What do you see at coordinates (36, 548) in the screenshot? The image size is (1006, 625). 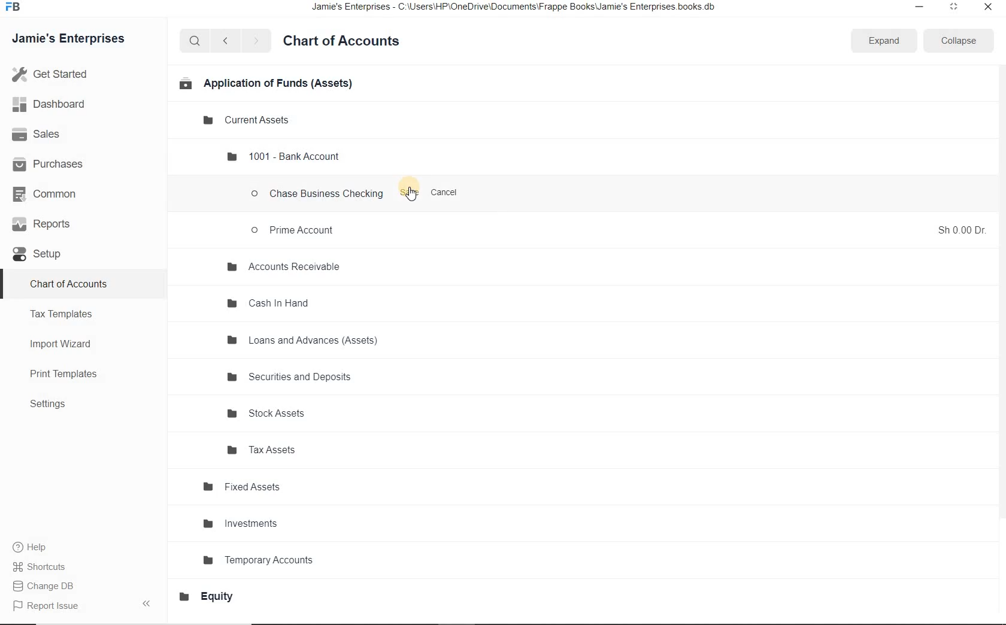 I see `Help` at bounding box center [36, 548].